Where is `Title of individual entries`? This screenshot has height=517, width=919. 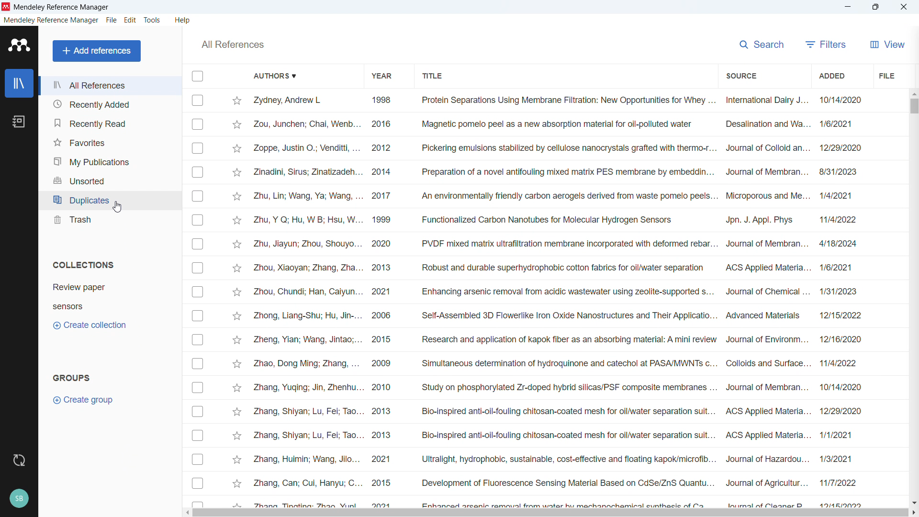
Title of individual entries is located at coordinates (568, 301).